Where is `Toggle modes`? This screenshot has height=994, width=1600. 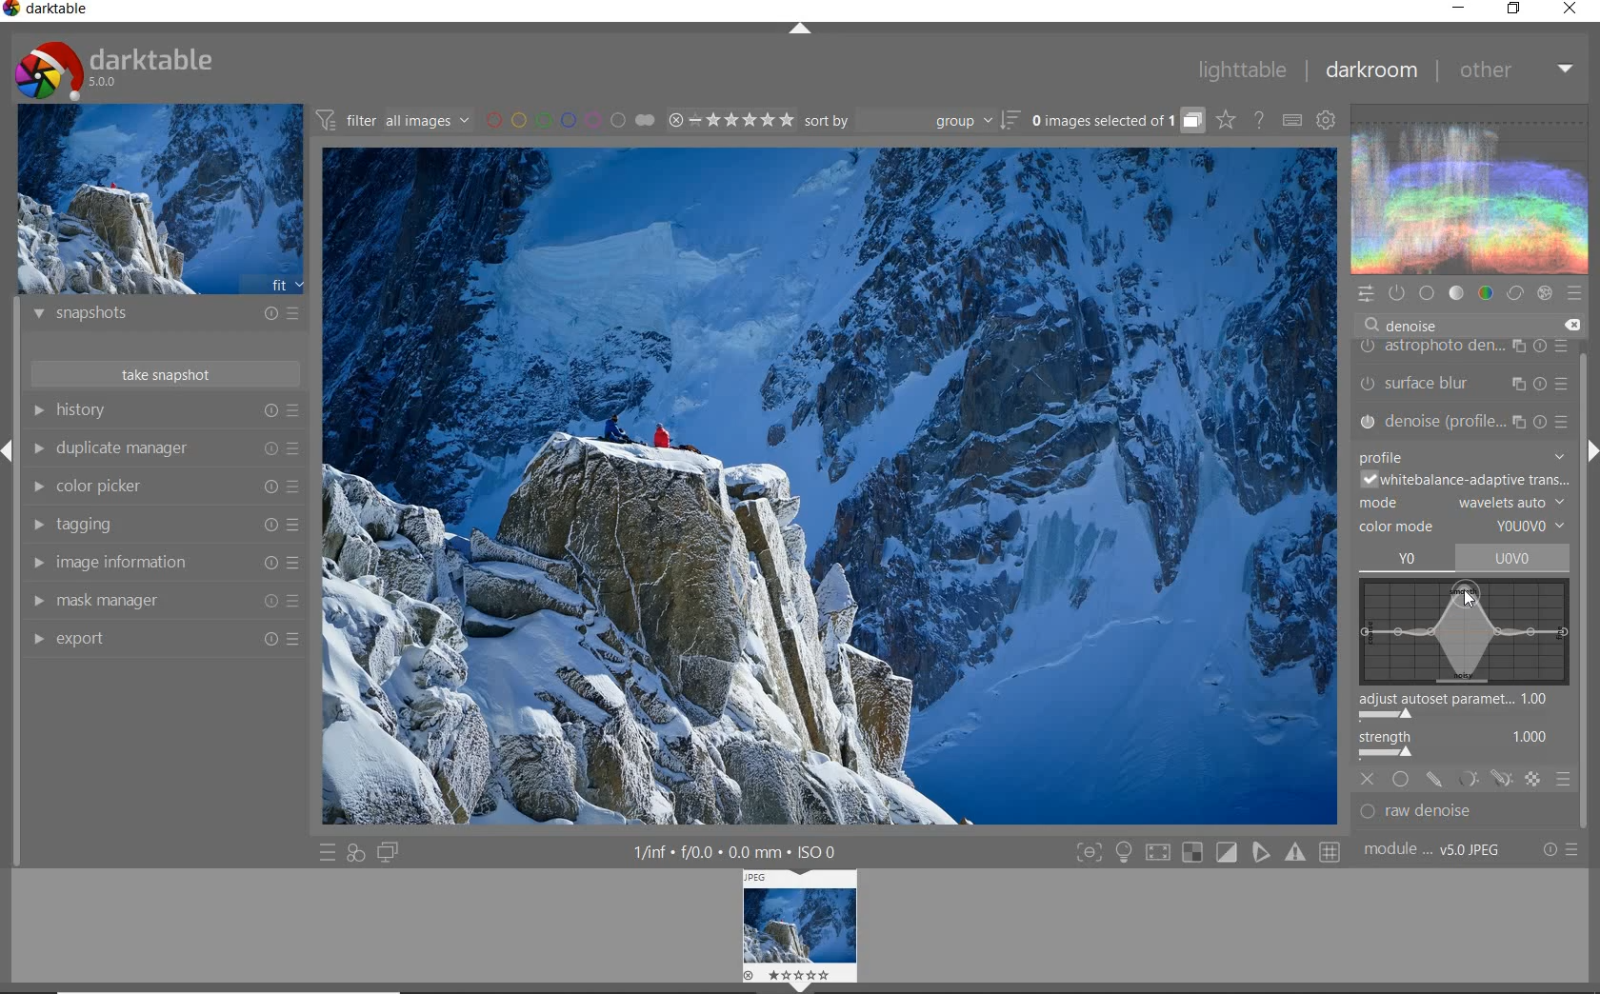
Toggle modes is located at coordinates (1208, 850).